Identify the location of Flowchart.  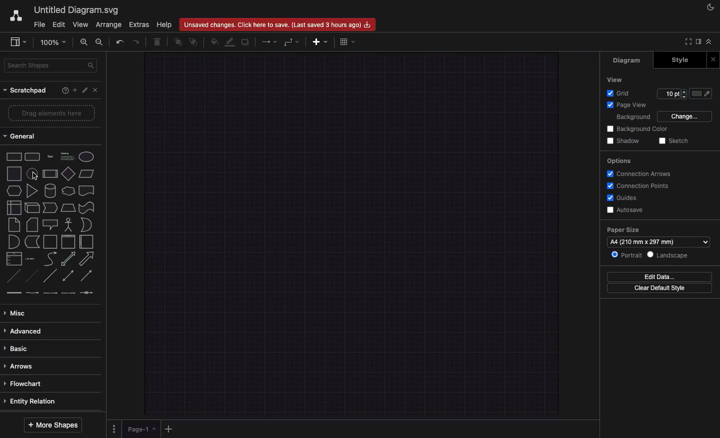
(26, 385).